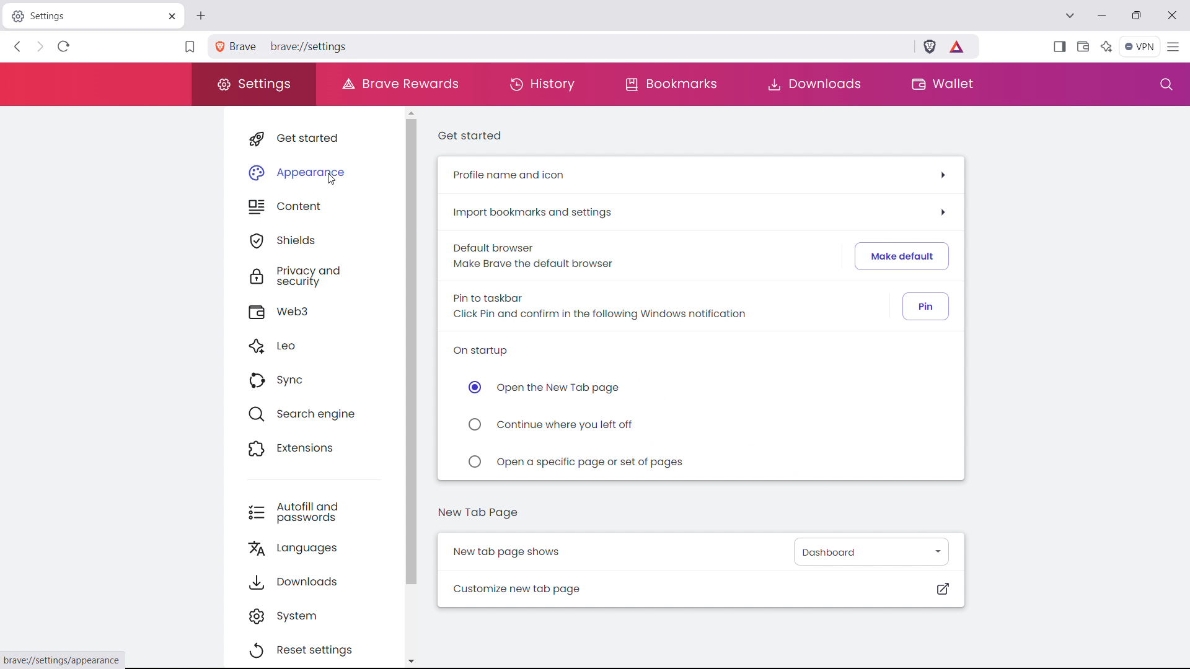 The height and width of the screenshot is (669, 1190). What do you see at coordinates (311, 647) in the screenshot?
I see `reset settings` at bounding box center [311, 647].